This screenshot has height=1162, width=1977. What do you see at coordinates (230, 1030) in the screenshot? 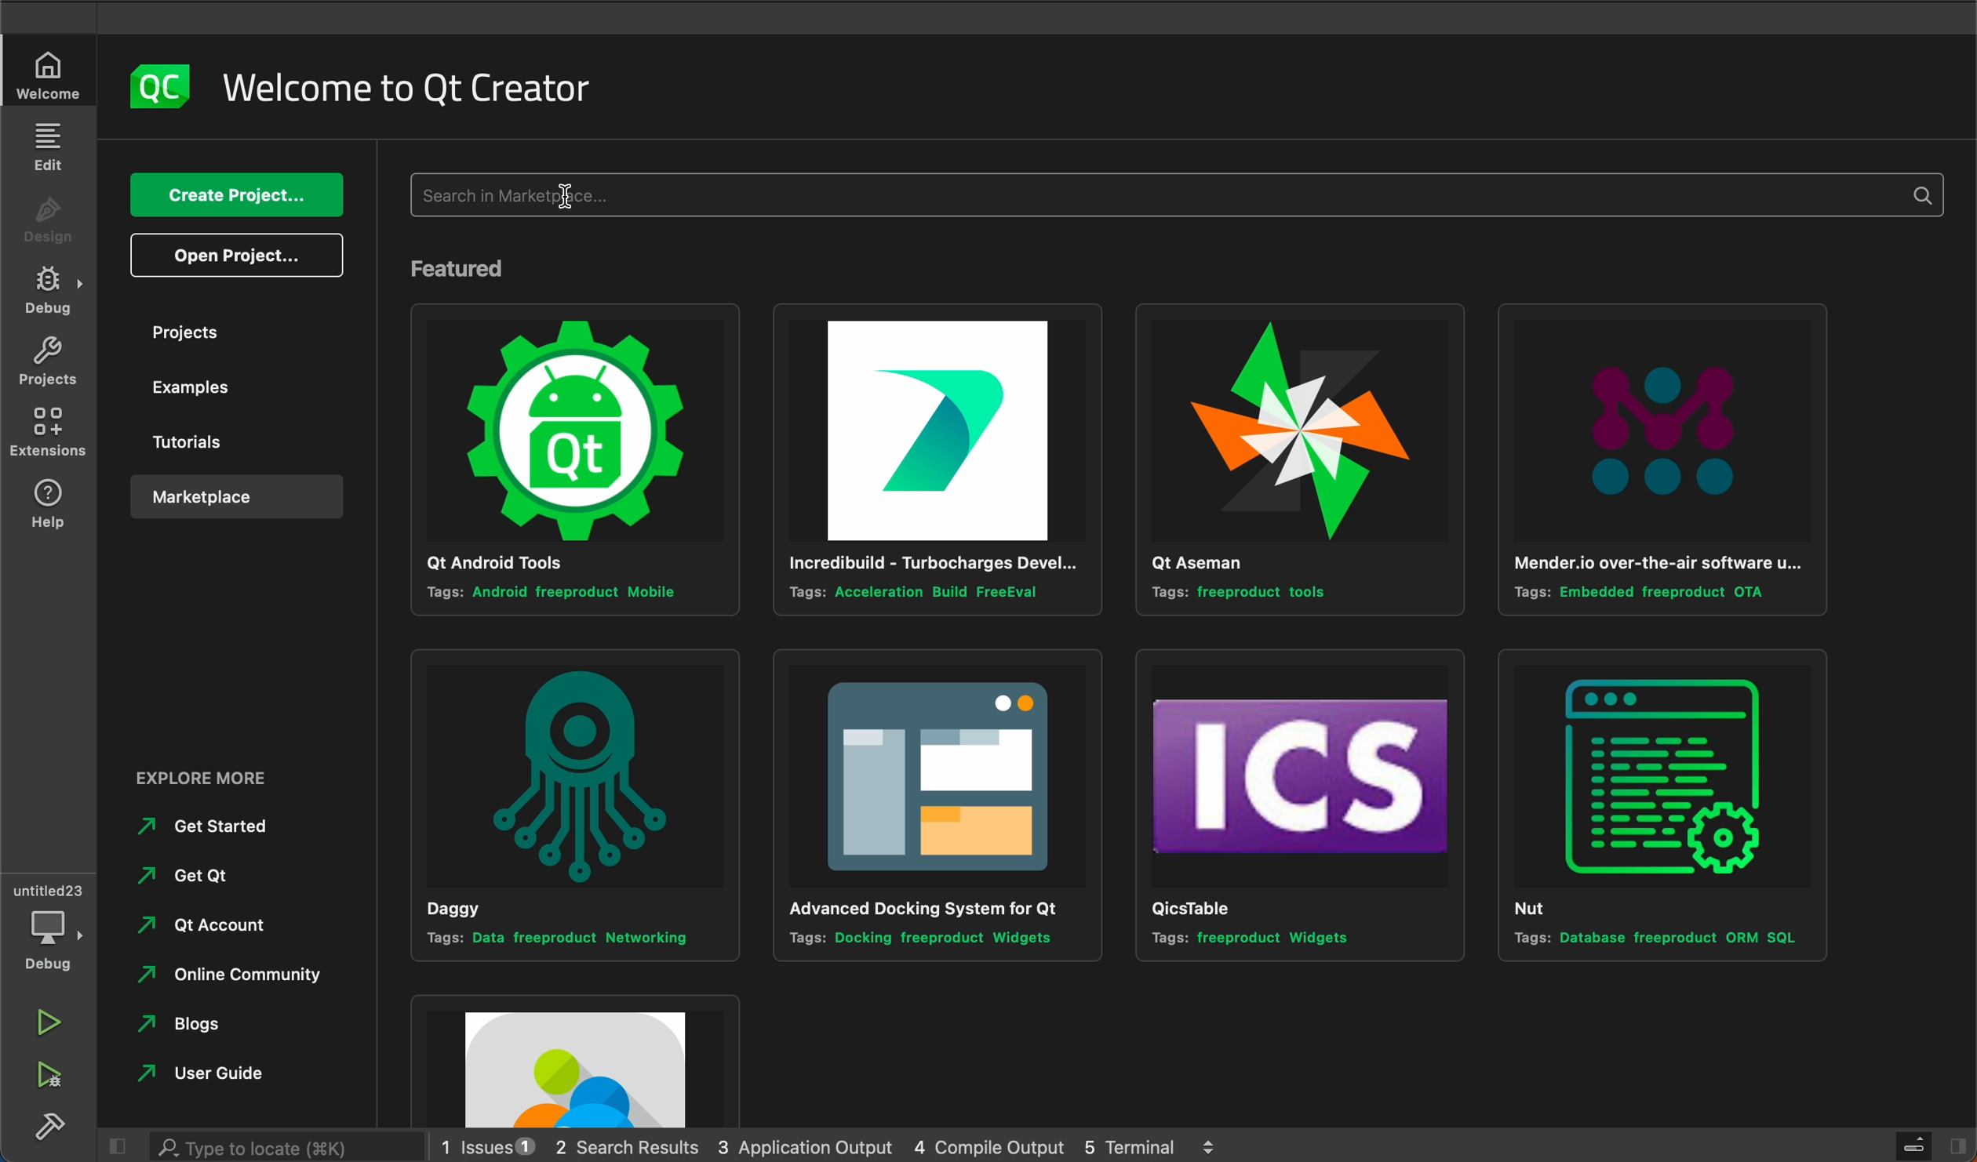
I see `` at bounding box center [230, 1030].